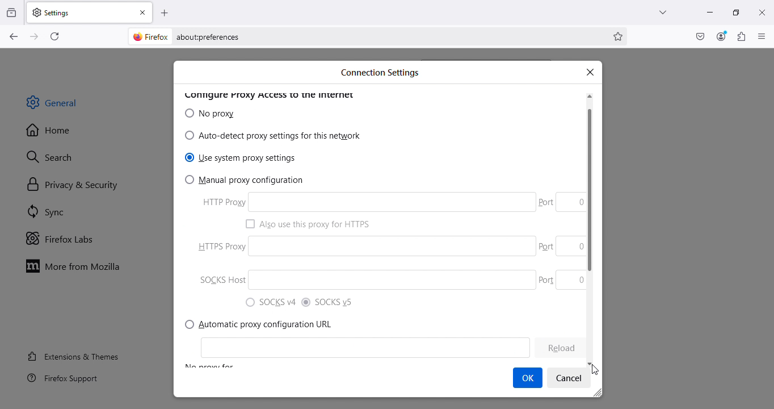  Describe the element at coordinates (553, 347) in the screenshot. I see `learn more` at that location.